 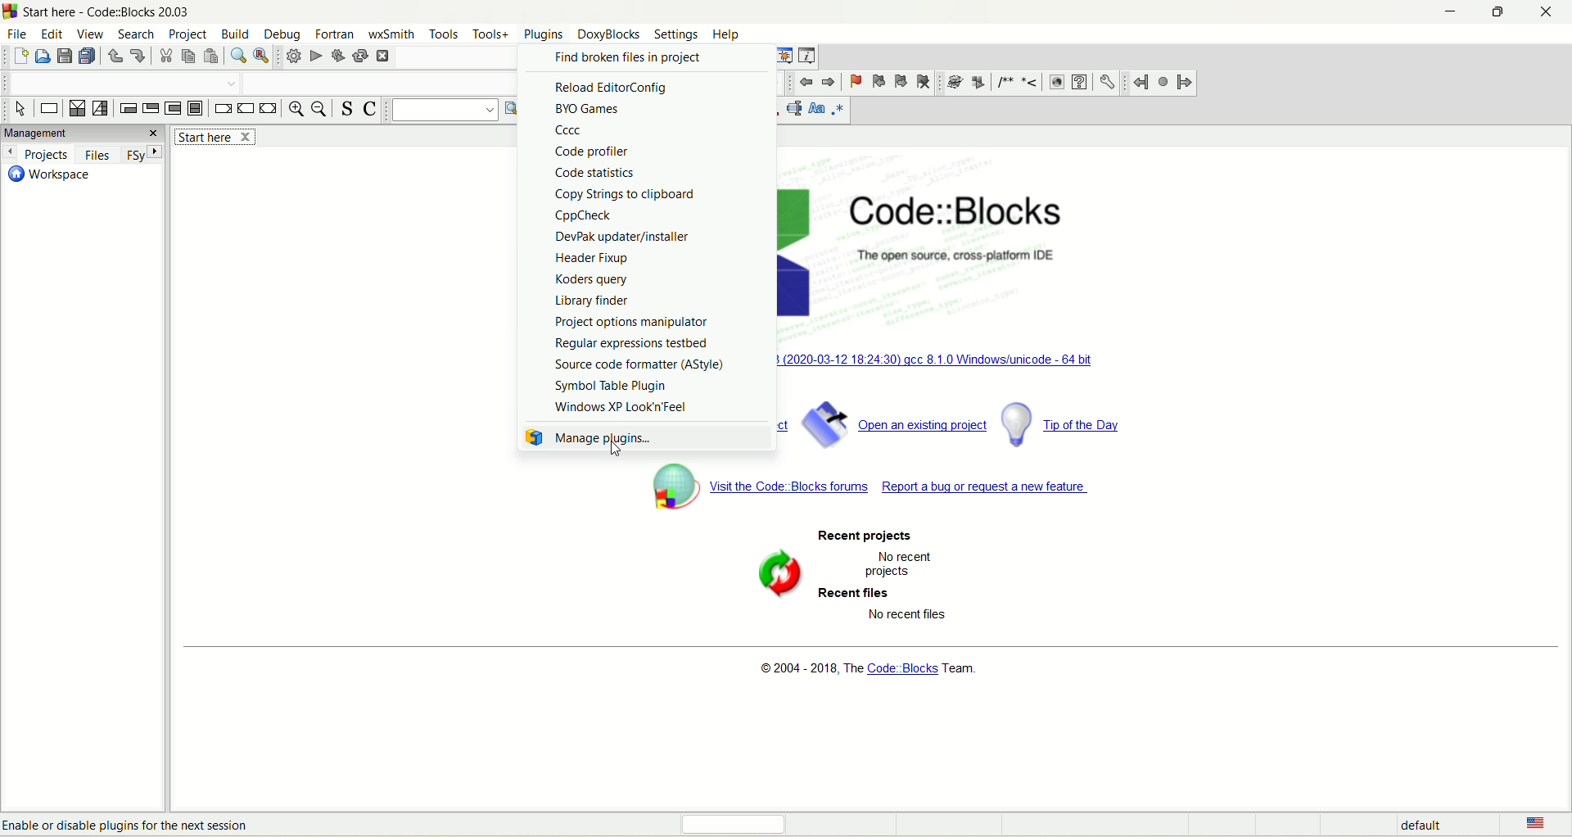 I want to click on Cccc, so click(x=571, y=131).